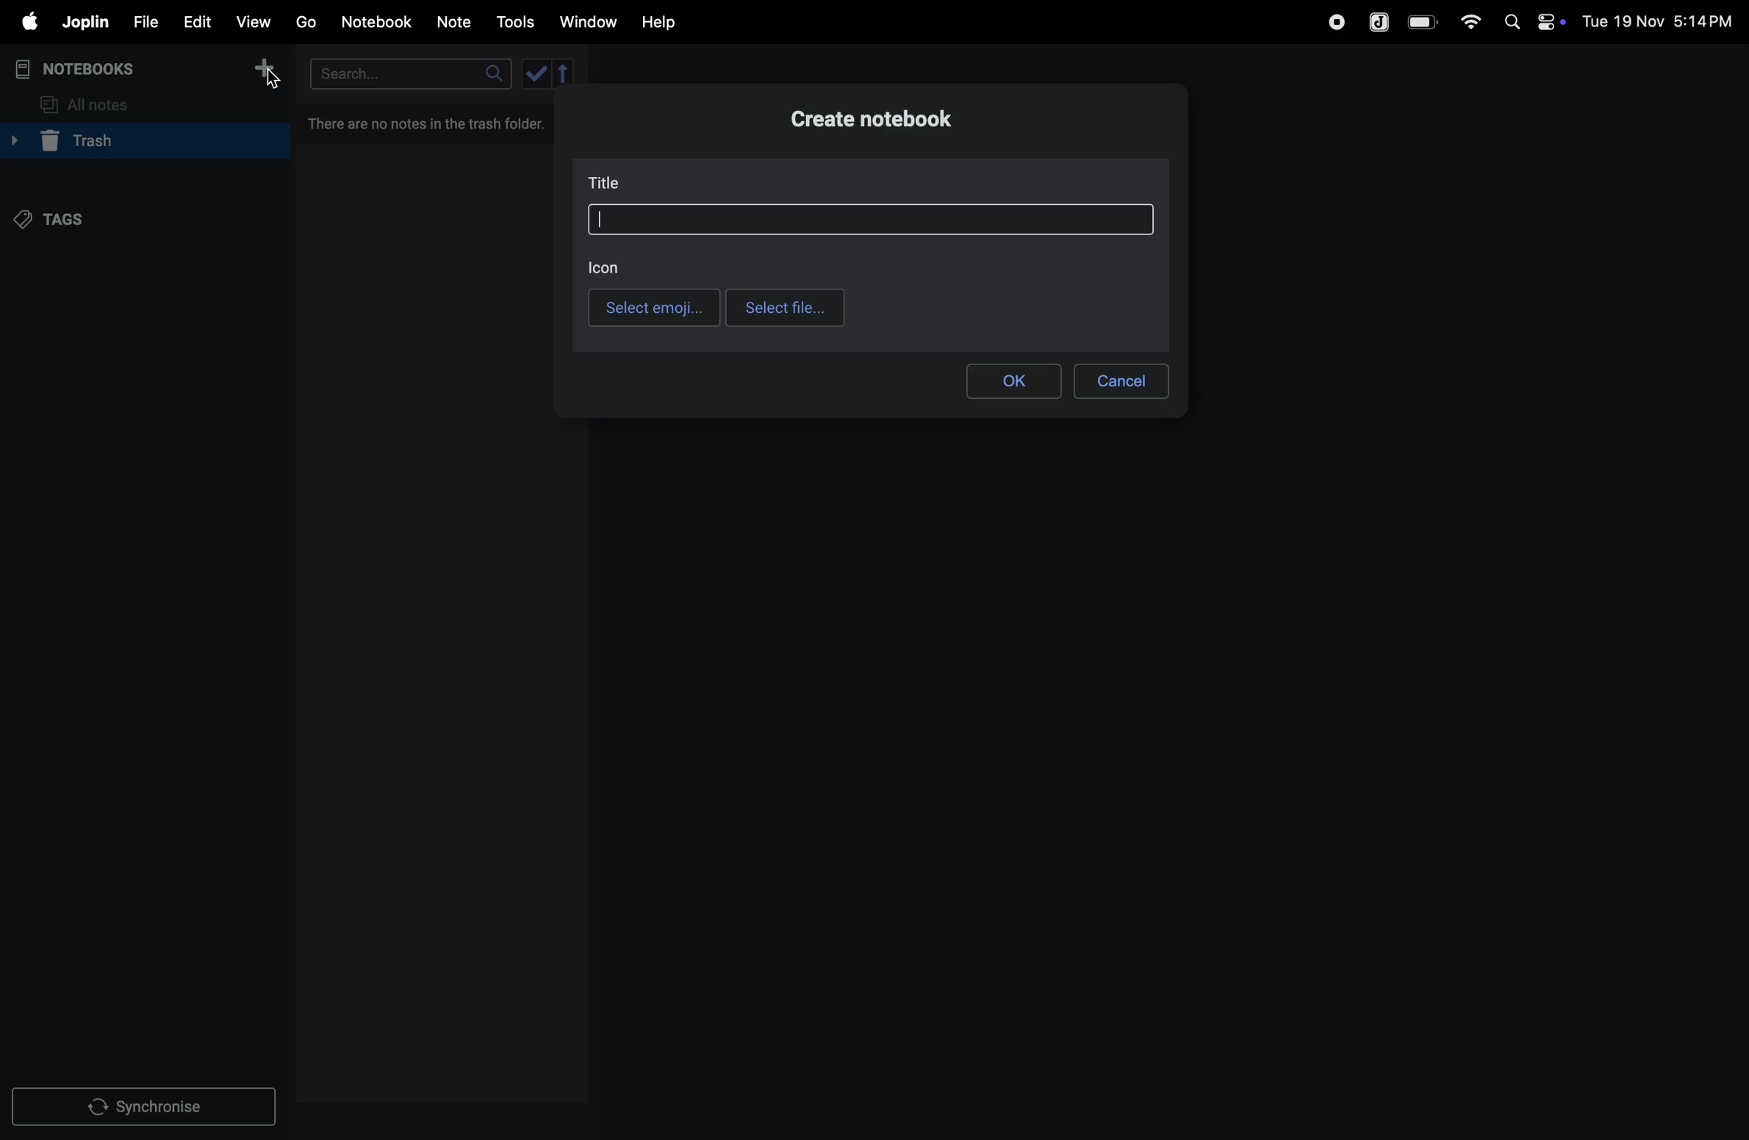 The image size is (1749, 1140). I want to click on tags, so click(57, 222).